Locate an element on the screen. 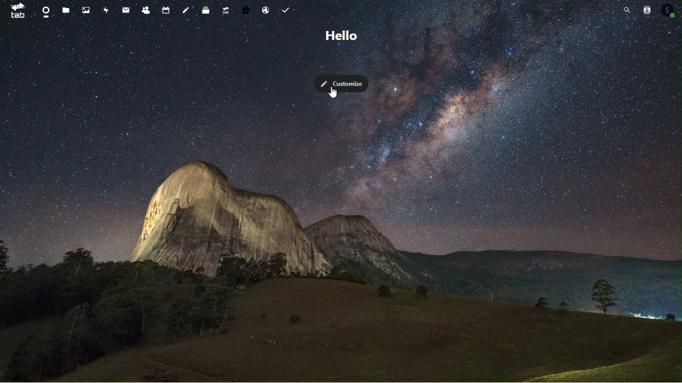 This screenshot has height=383, width=682. Dashboard is located at coordinates (46, 10).